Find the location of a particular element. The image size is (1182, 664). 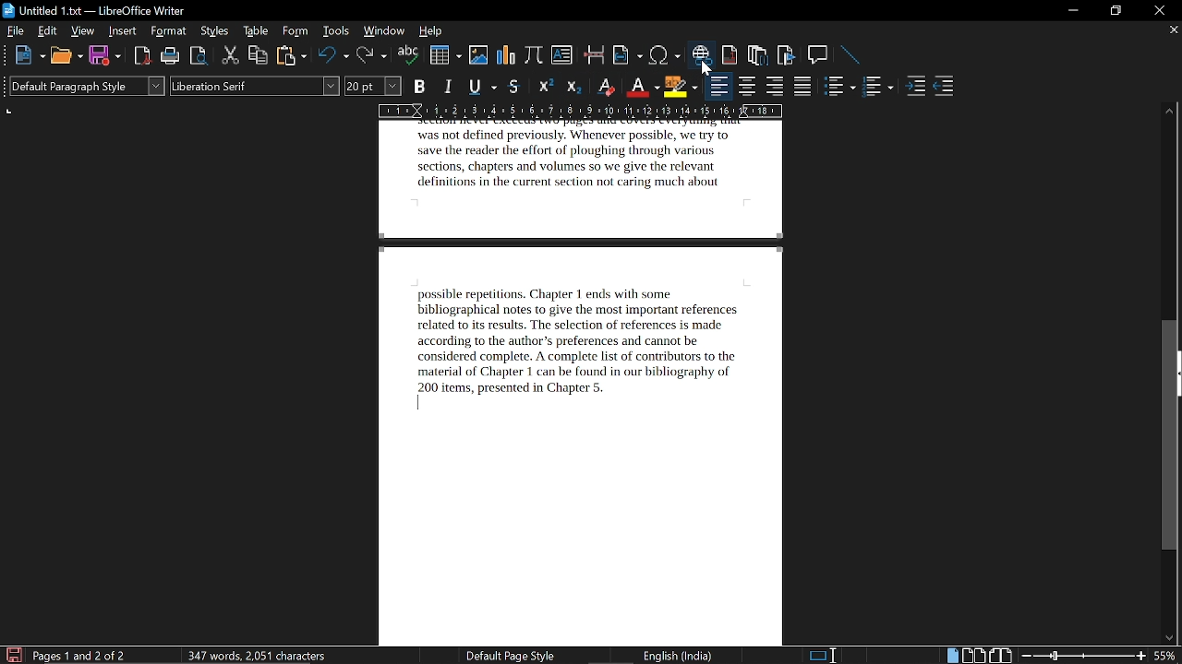

decrease indent is located at coordinates (945, 89).